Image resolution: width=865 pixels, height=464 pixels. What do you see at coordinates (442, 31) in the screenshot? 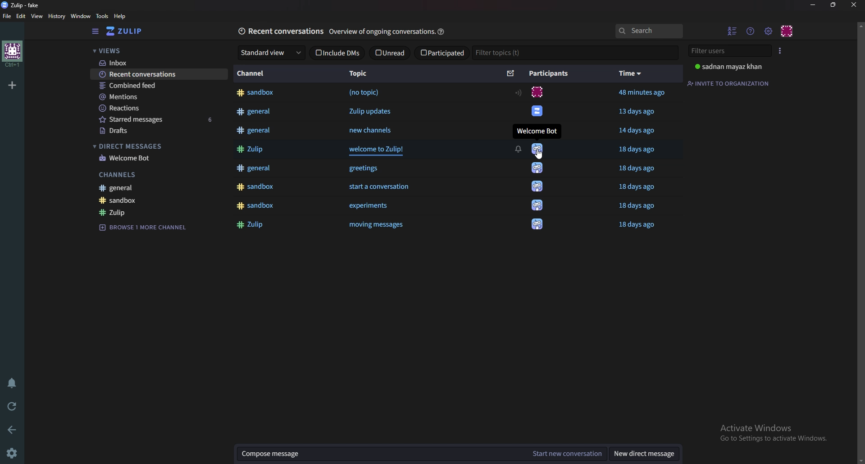
I see `help` at bounding box center [442, 31].